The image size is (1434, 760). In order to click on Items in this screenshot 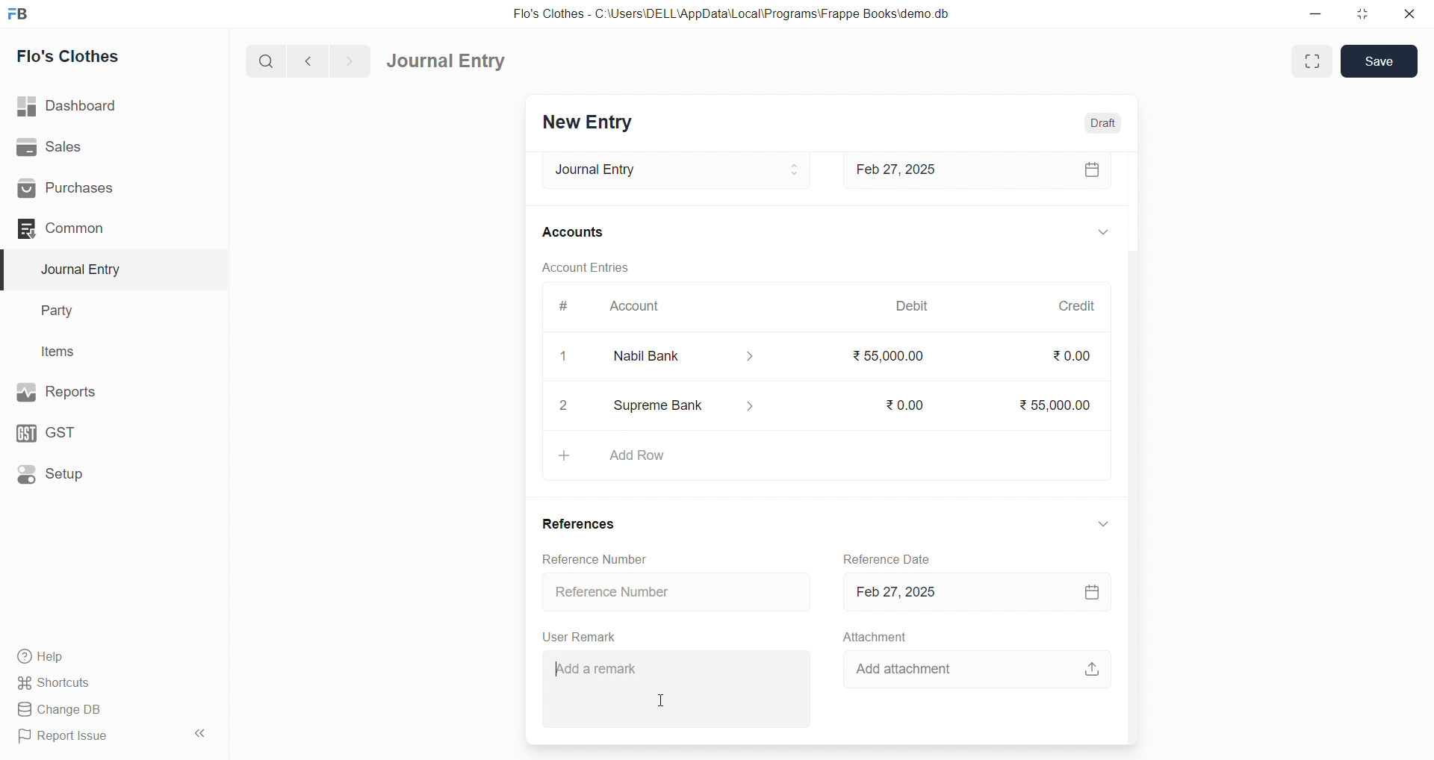, I will do `click(63, 351)`.